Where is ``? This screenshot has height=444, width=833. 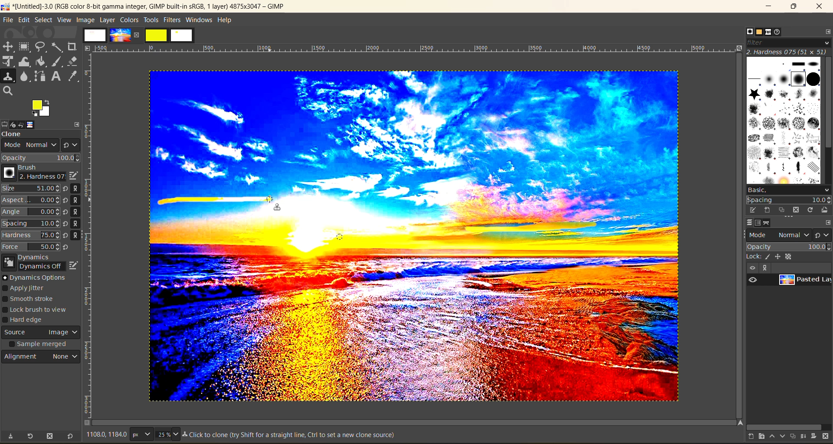  is located at coordinates (88, 48).